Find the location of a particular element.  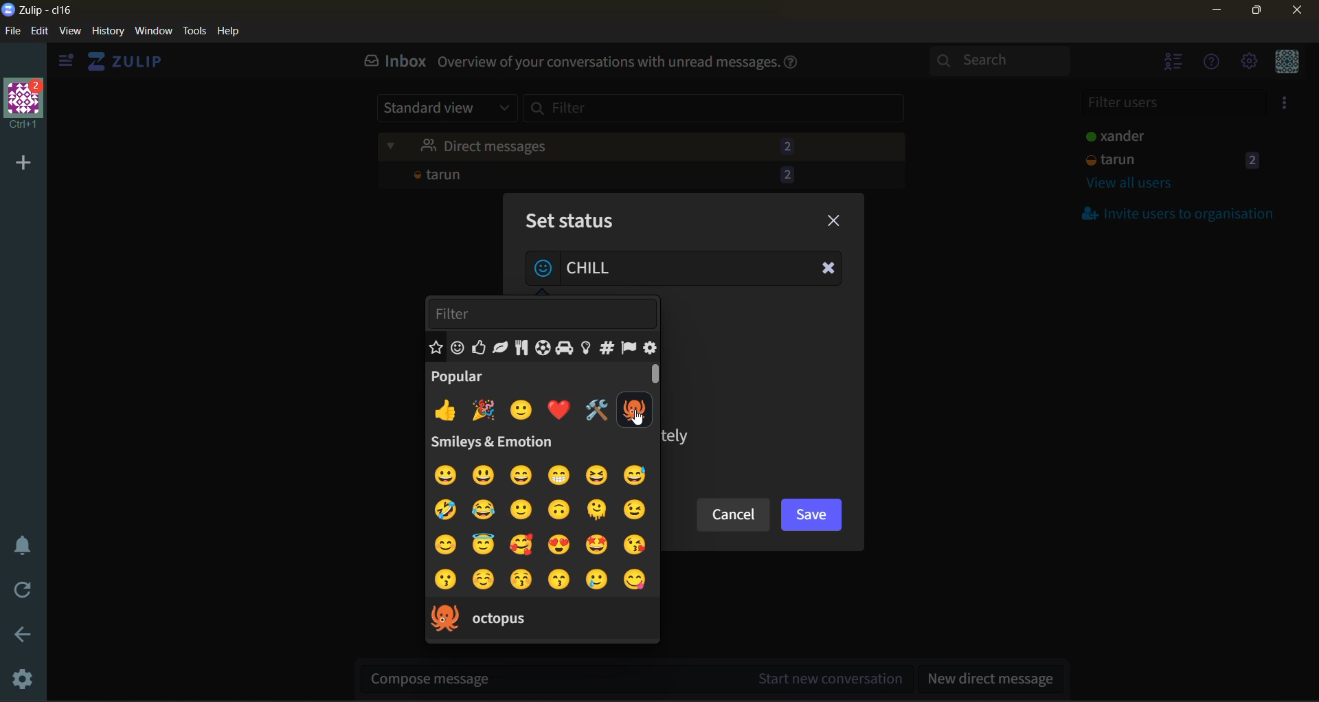

standard view is located at coordinates (444, 109).